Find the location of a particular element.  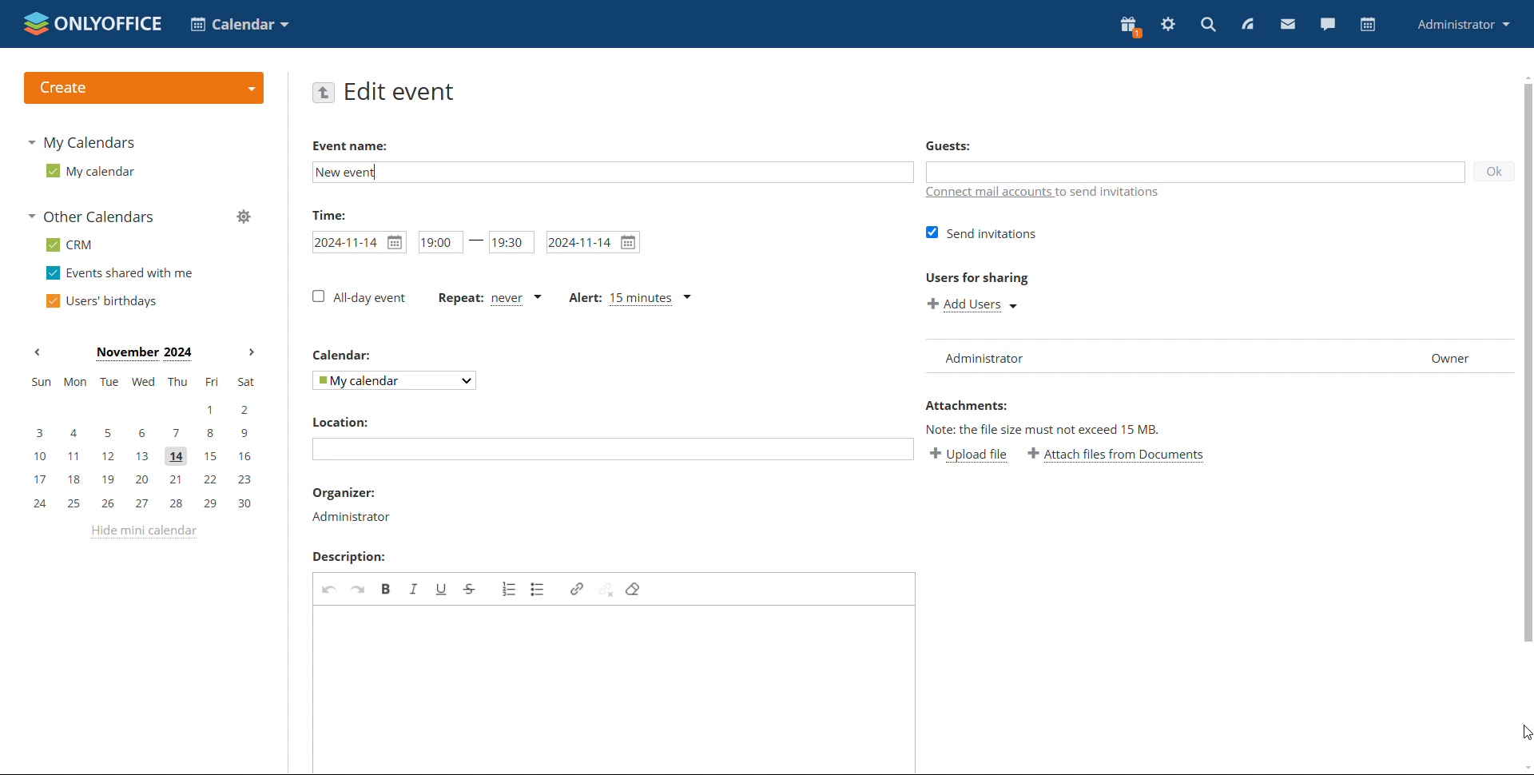

next month is located at coordinates (252, 353).